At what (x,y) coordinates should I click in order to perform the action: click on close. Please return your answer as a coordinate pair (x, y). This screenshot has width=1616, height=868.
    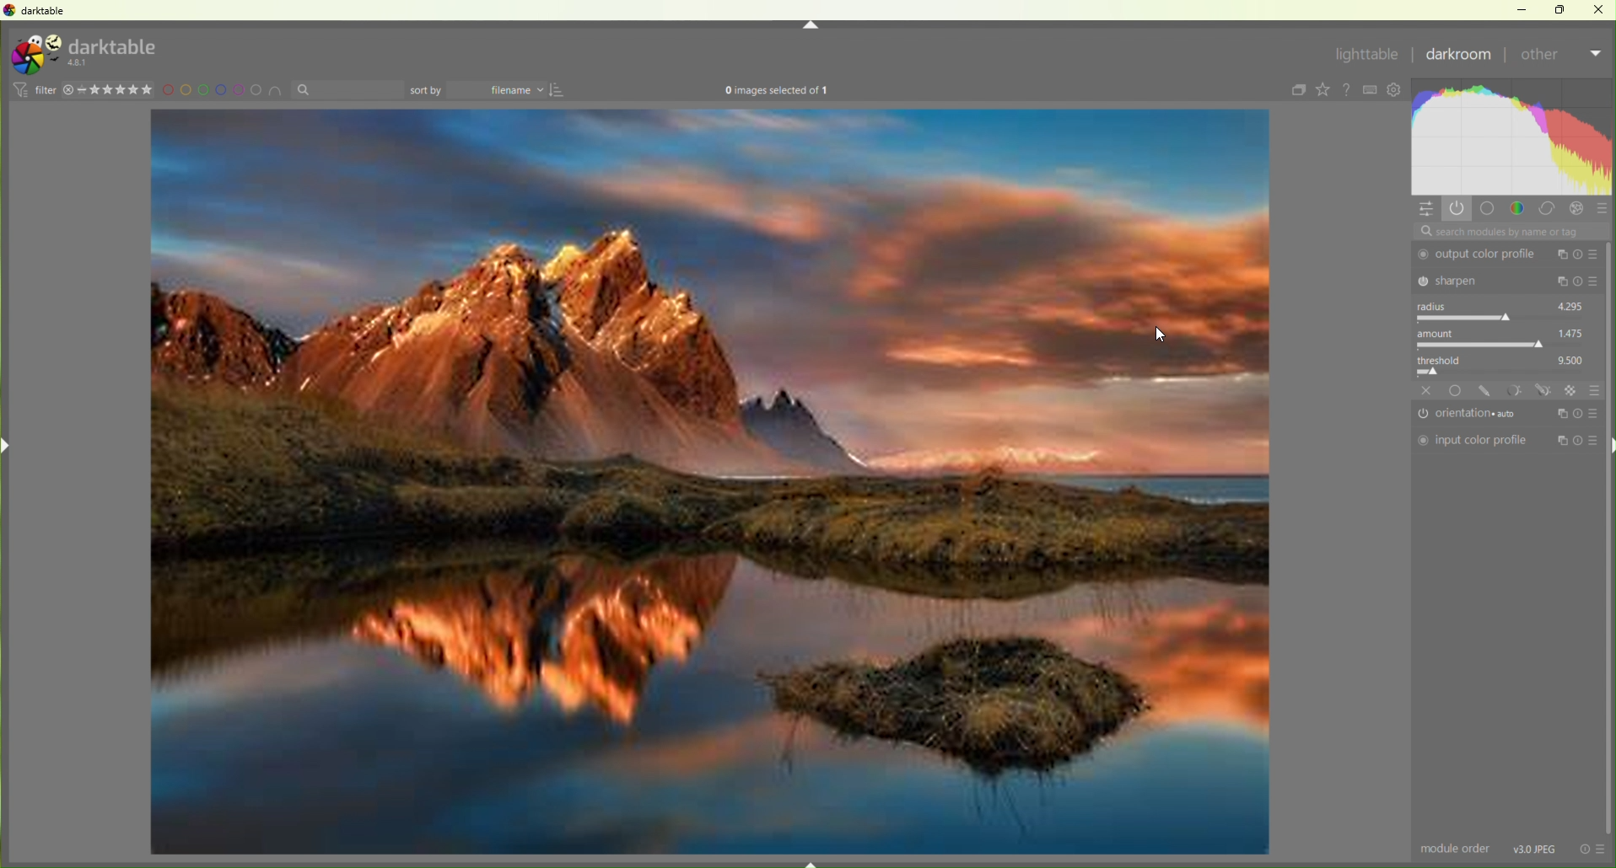
    Looking at the image, I should click on (1599, 8).